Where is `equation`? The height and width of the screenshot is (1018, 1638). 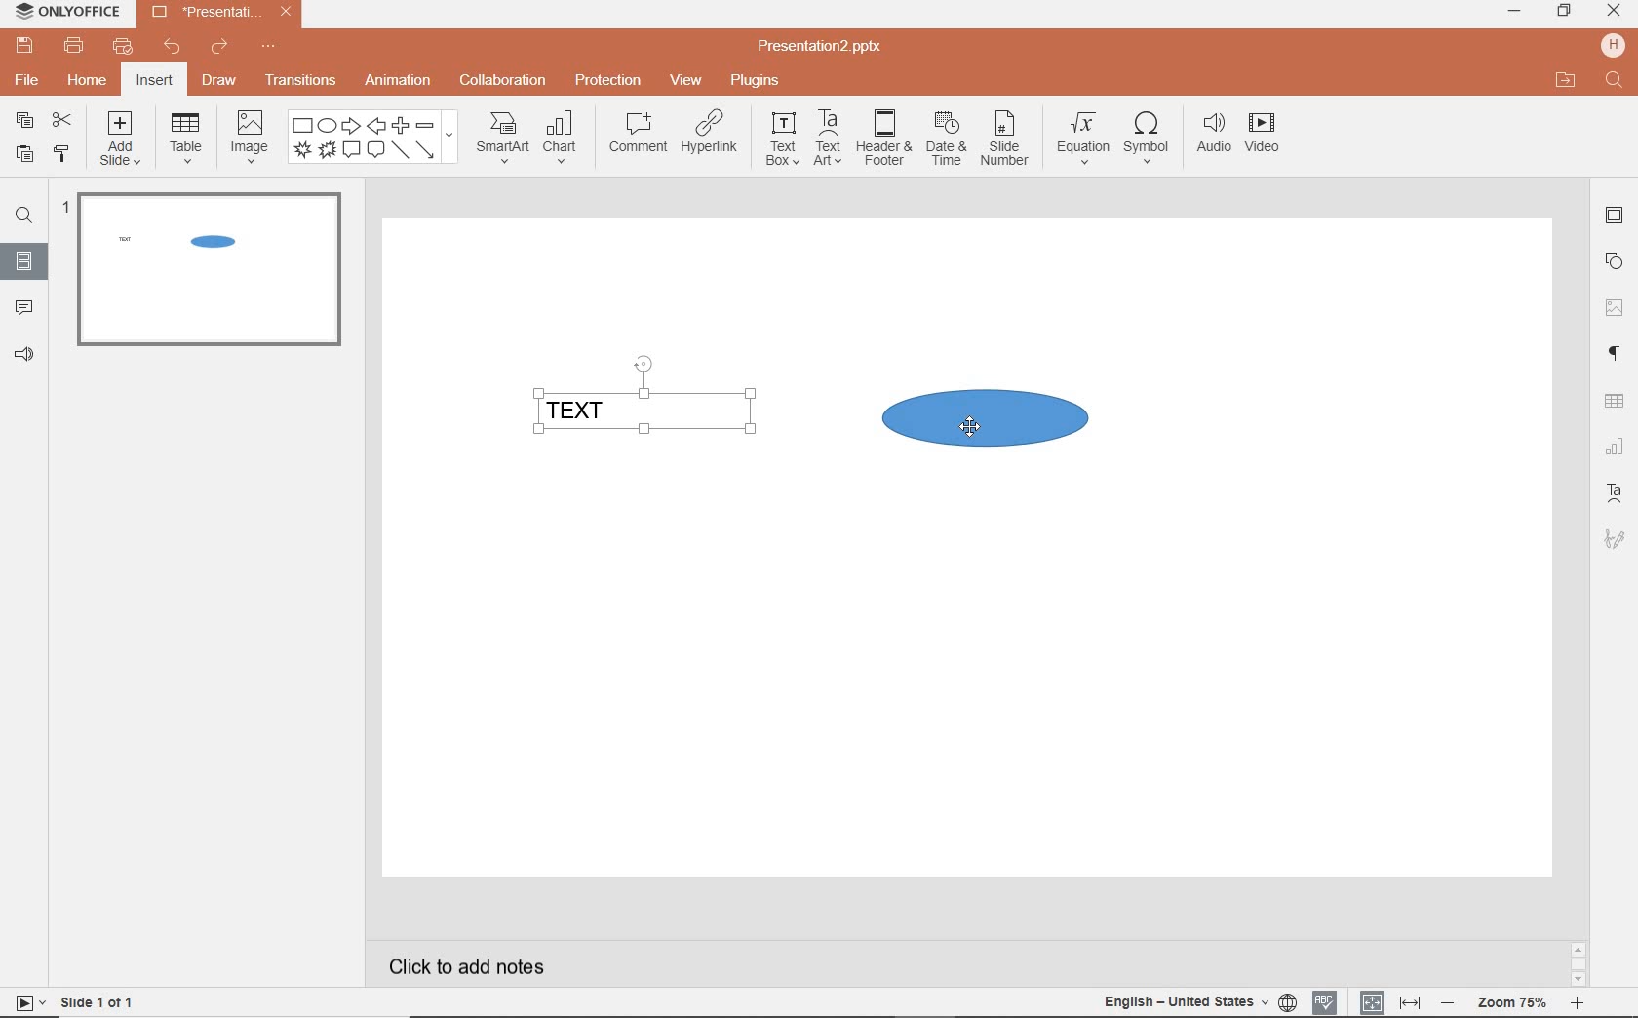 equation is located at coordinates (1079, 141).